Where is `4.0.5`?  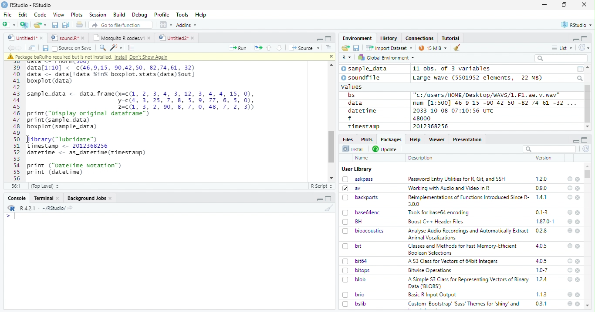 4.0.5 is located at coordinates (541, 246).